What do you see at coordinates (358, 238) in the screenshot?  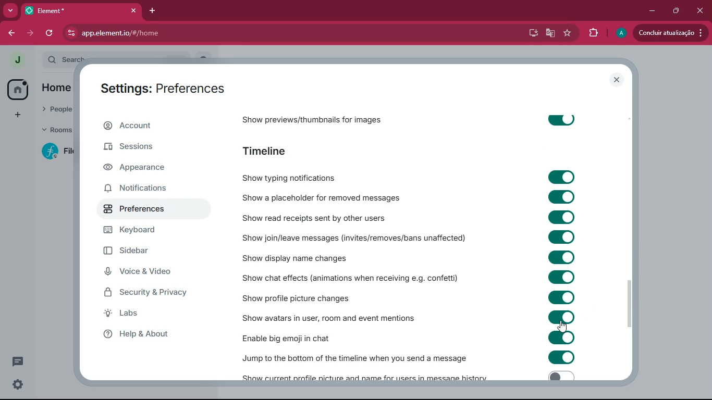 I see `show join / leave messages (invites/removes/ban unaffected)` at bounding box center [358, 238].